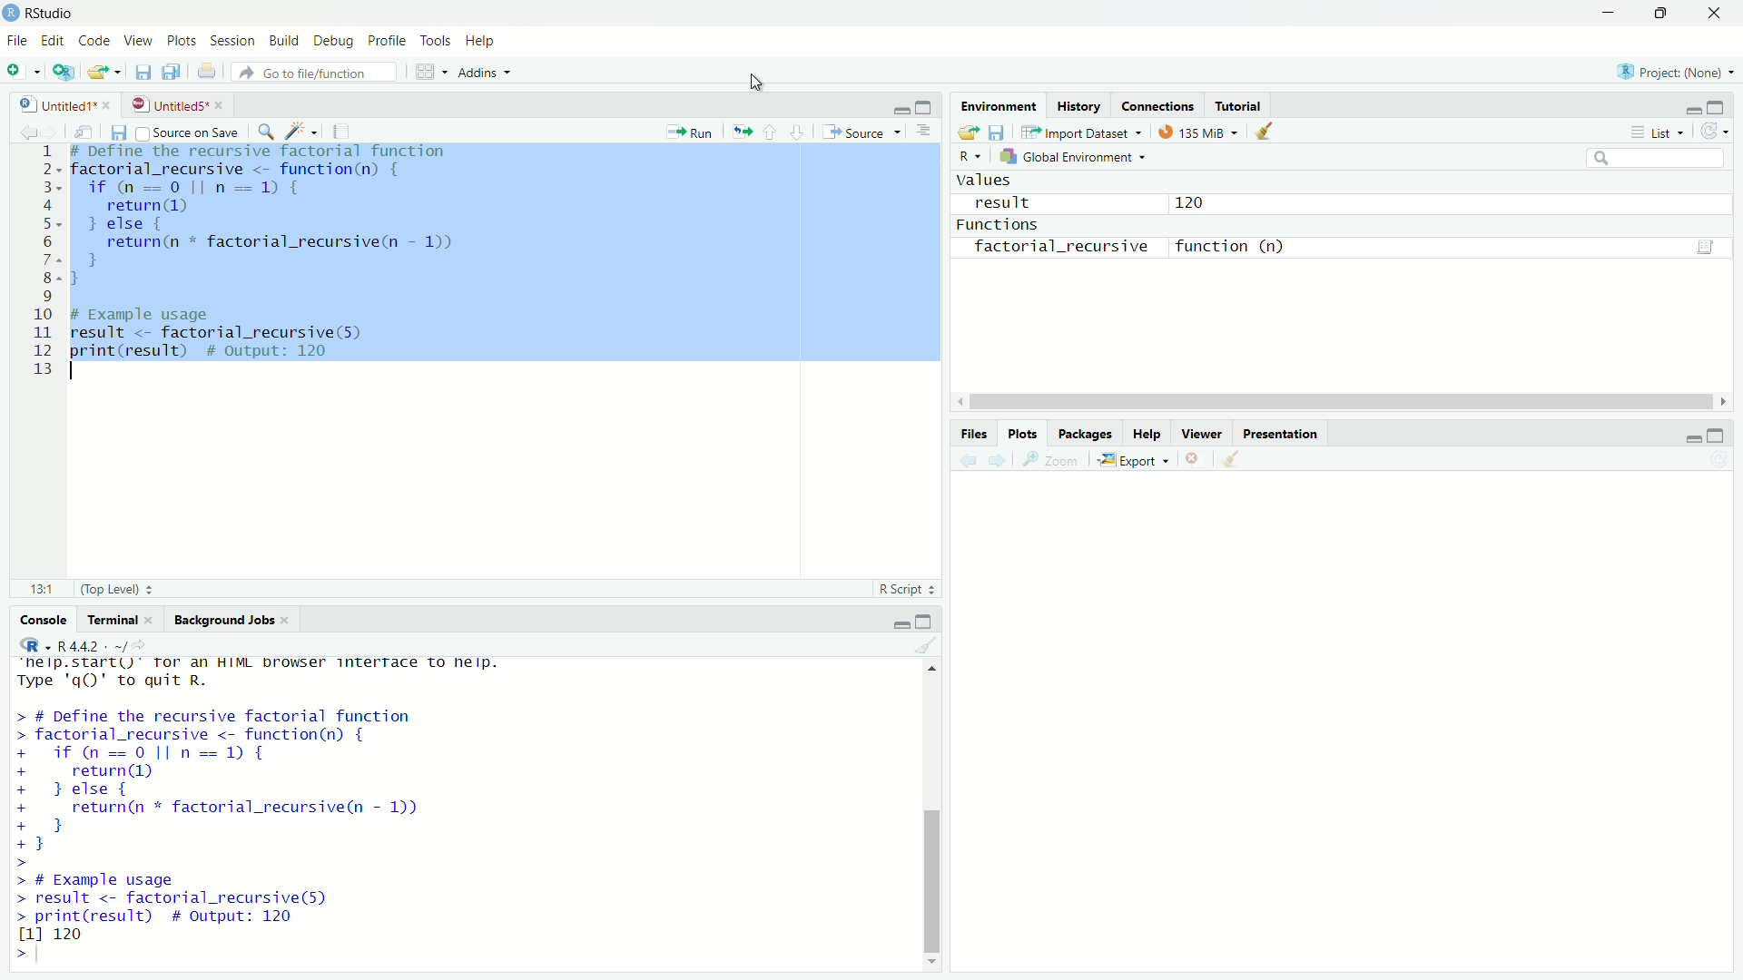  What do you see at coordinates (931, 964) in the screenshot?
I see `Down` at bounding box center [931, 964].